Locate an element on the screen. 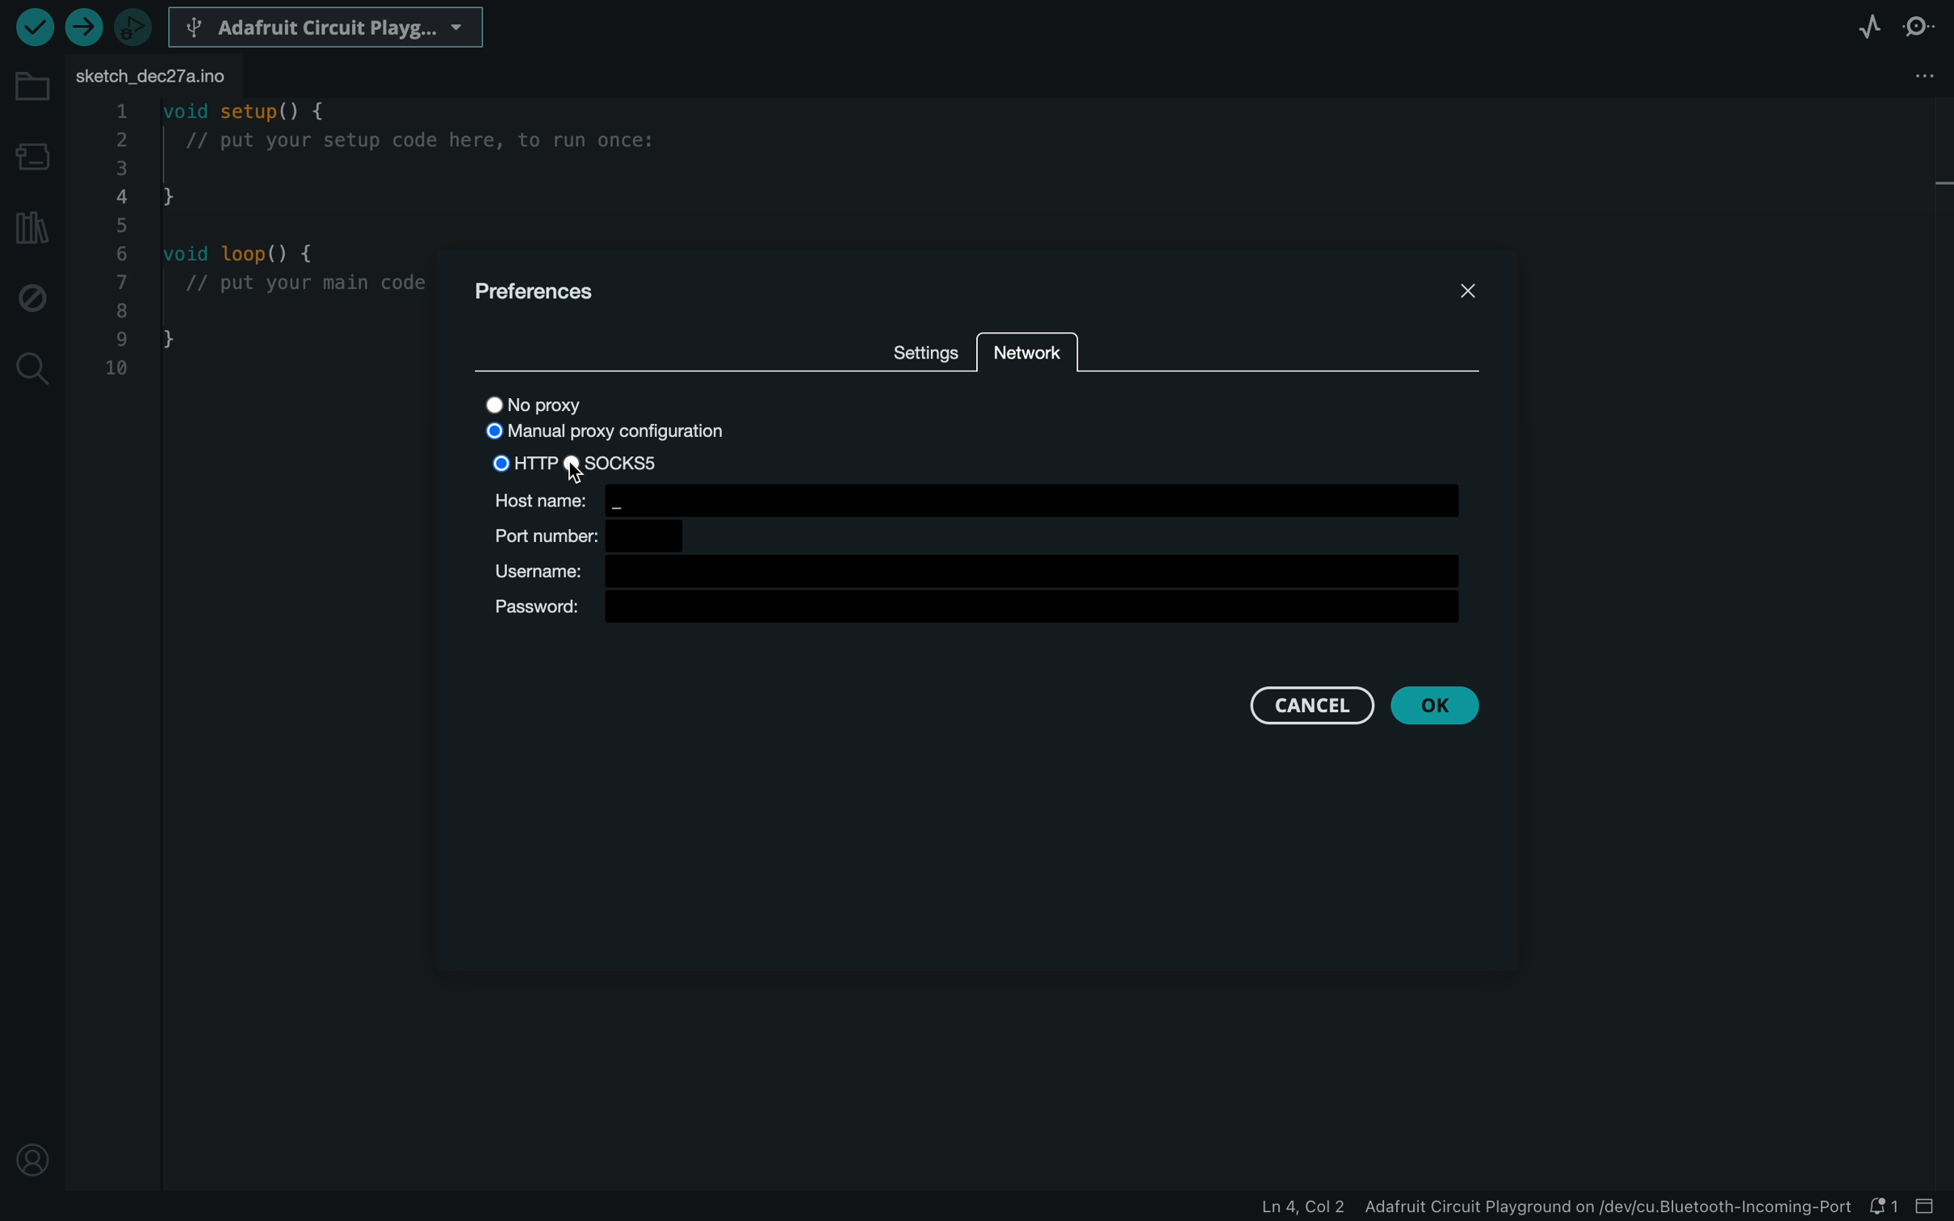 The image size is (1954, 1221). password is located at coordinates (985, 609).